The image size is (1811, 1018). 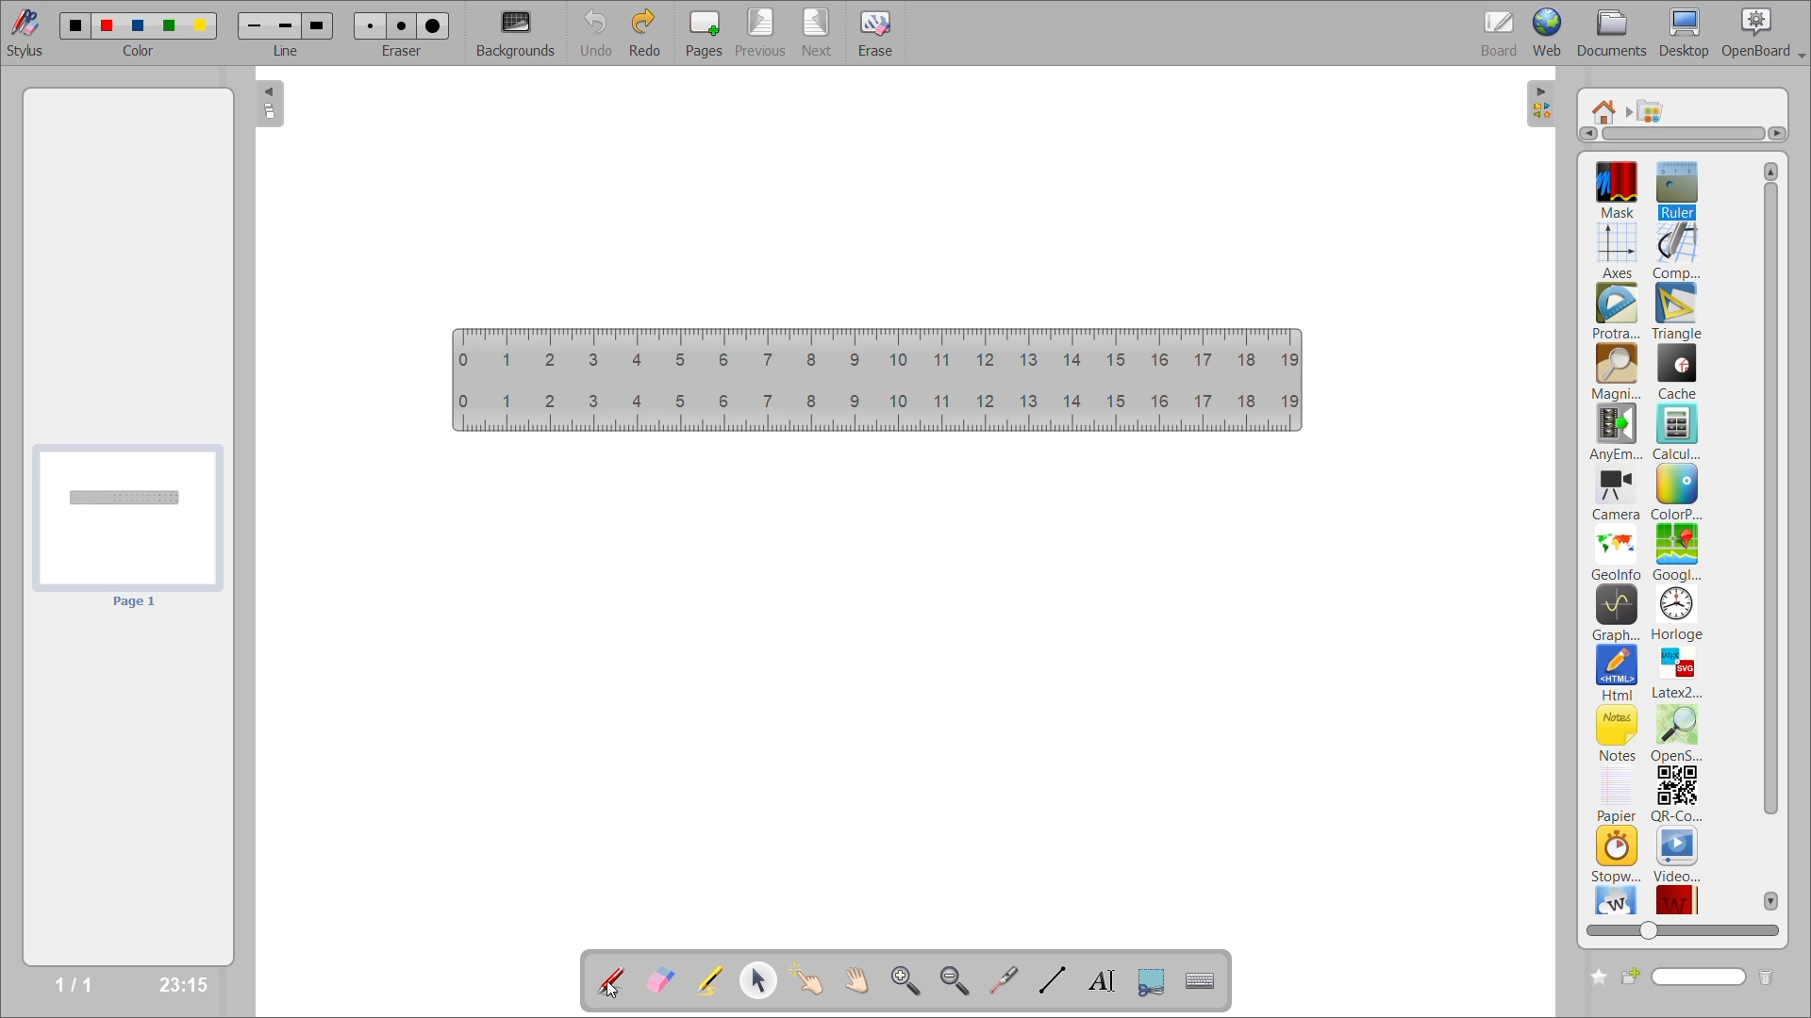 I want to click on openstreetmap, so click(x=1680, y=734).